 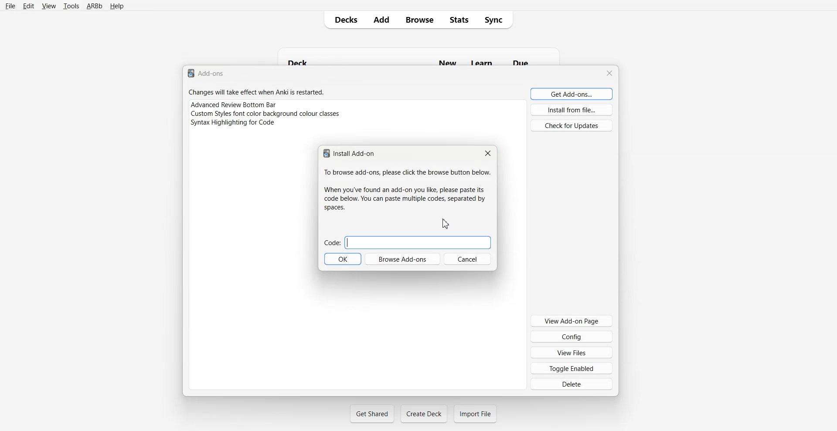 What do you see at coordinates (357, 123) in the screenshot?
I see `Syntax Highlight for code` at bounding box center [357, 123].